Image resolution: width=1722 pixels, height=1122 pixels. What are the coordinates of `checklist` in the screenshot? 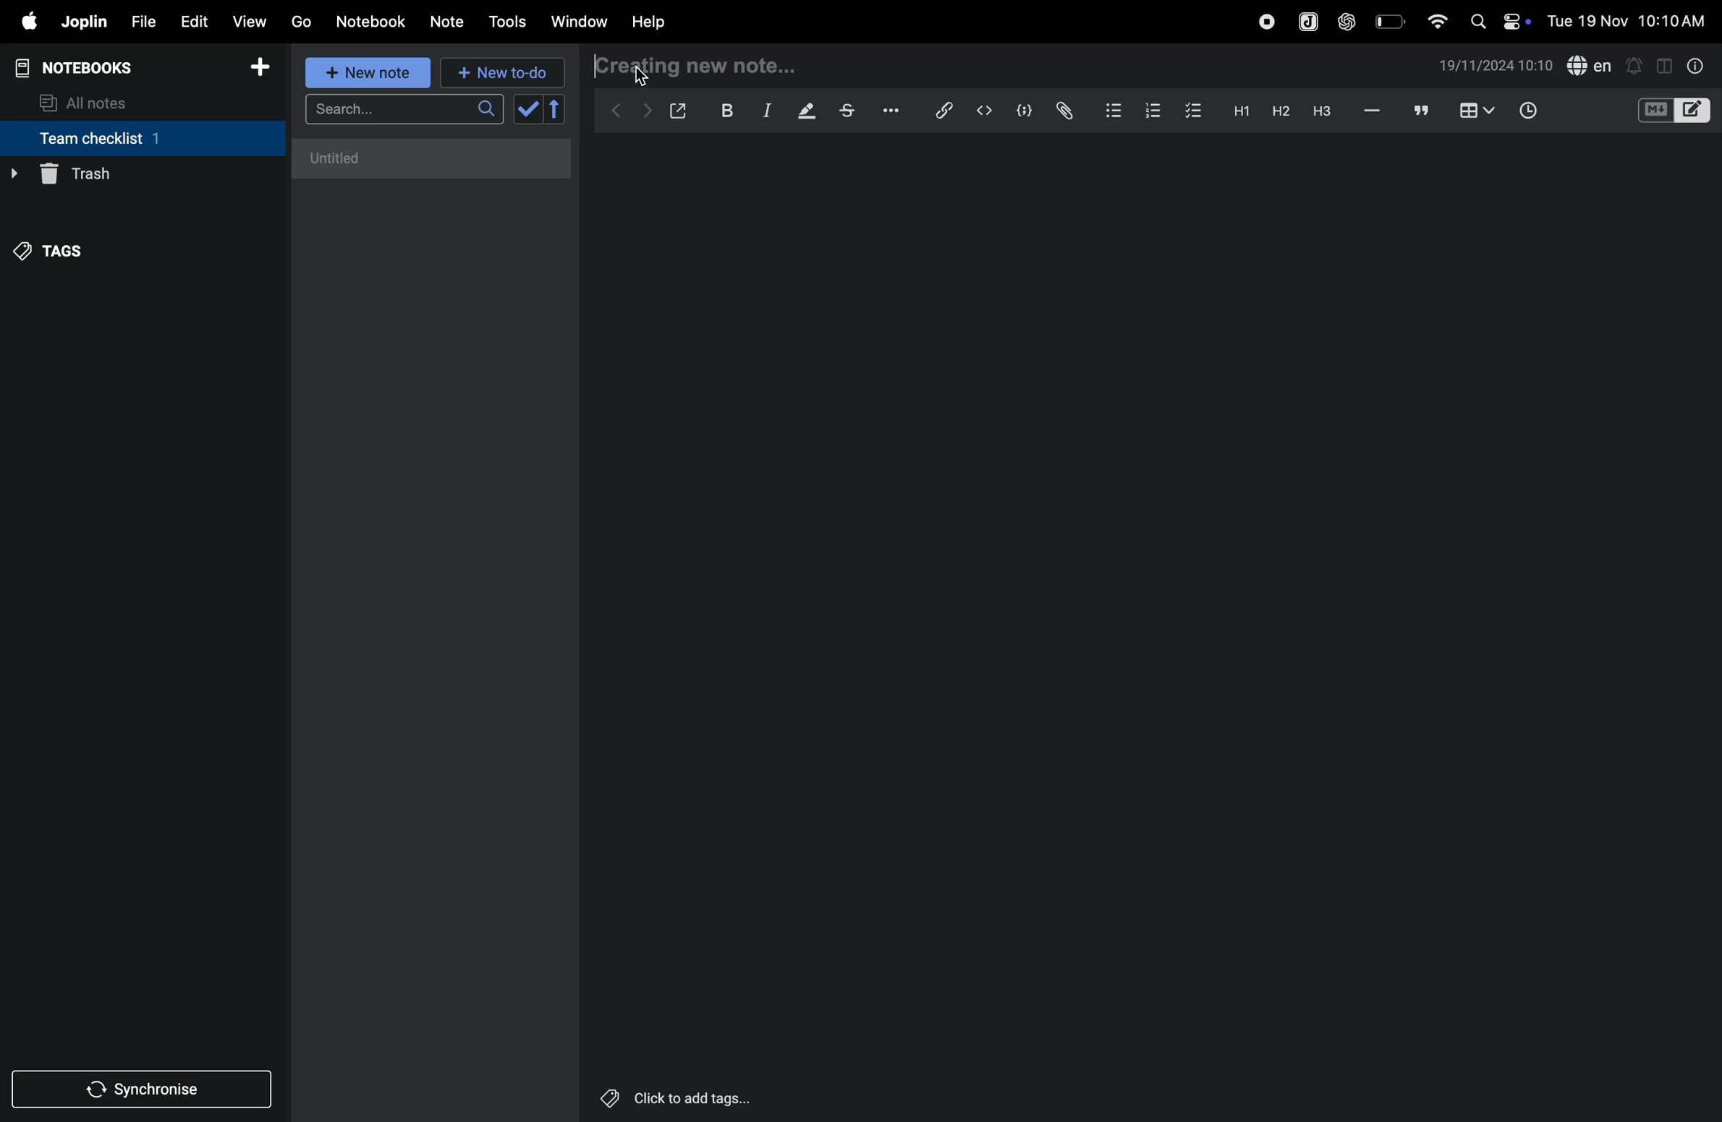 It's located at (1195, 111).